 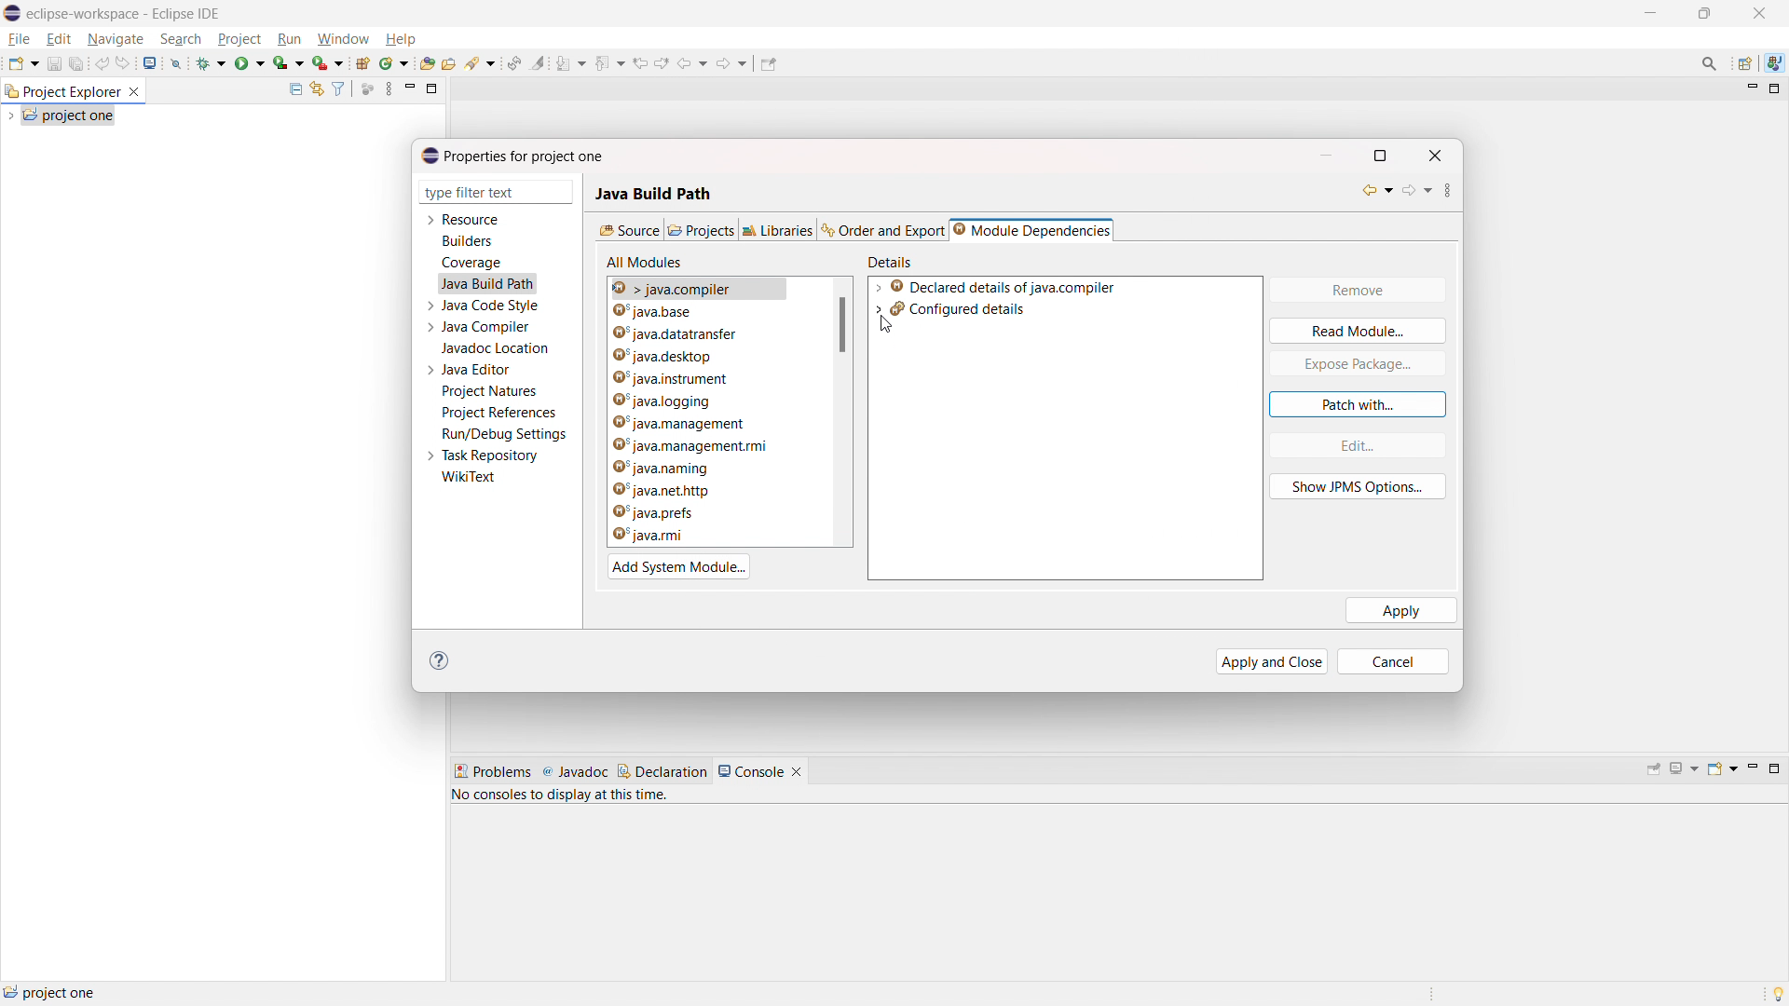 I want to click on search, so click(x=182, y=38).